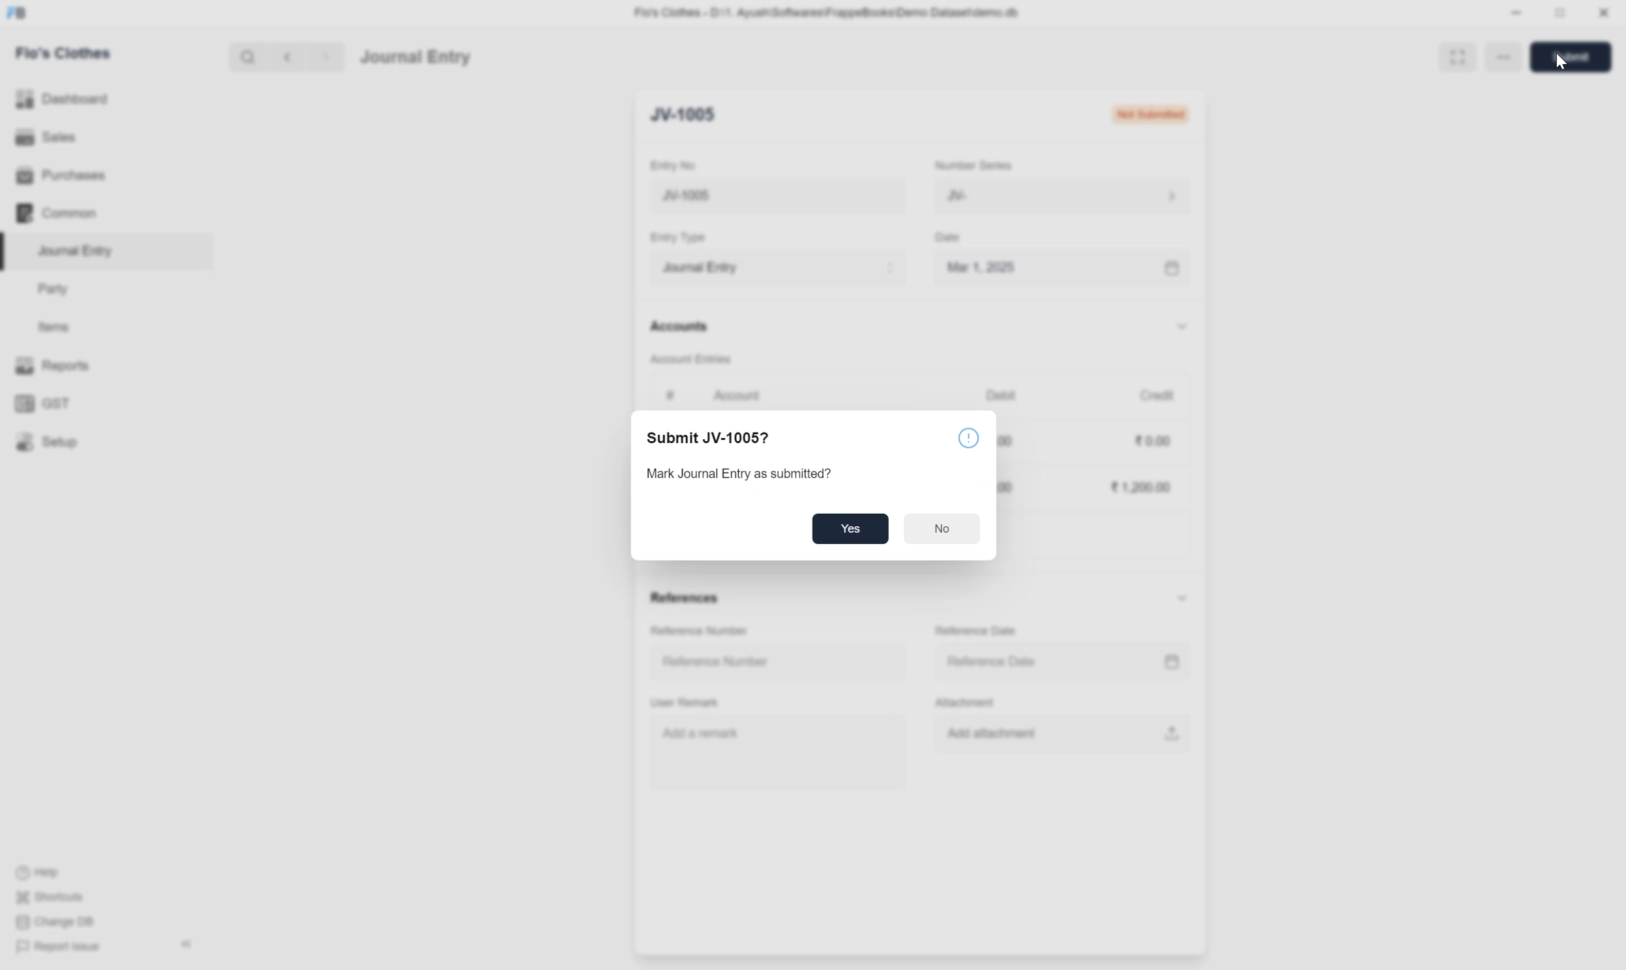 This screenshot has width=1626, height=970. I want to click on #, so click(671, 395).